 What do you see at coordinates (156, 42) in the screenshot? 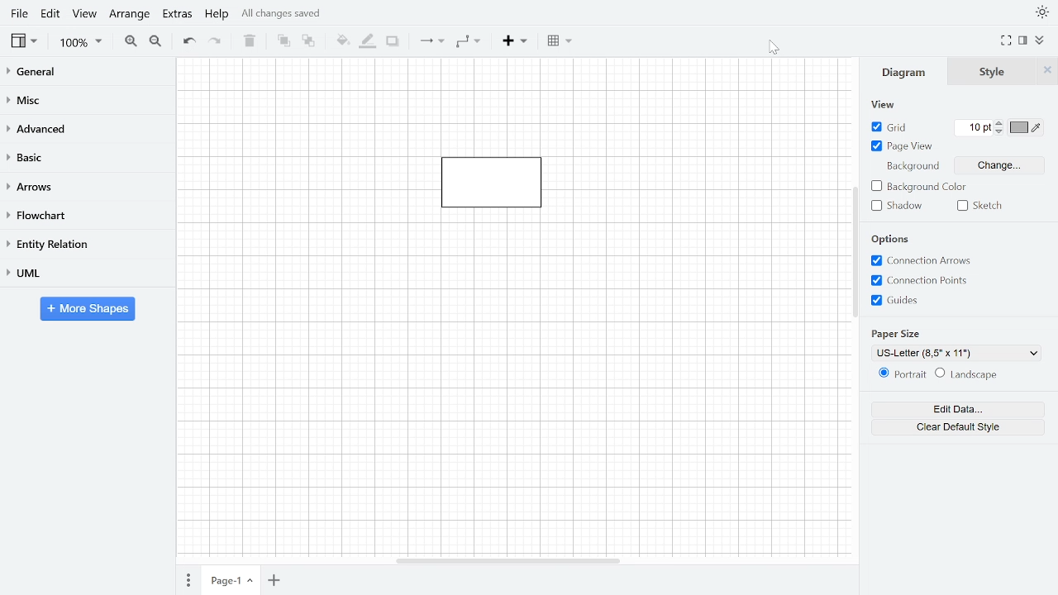
I see `Zoom out` at bounding box center [156, 42].